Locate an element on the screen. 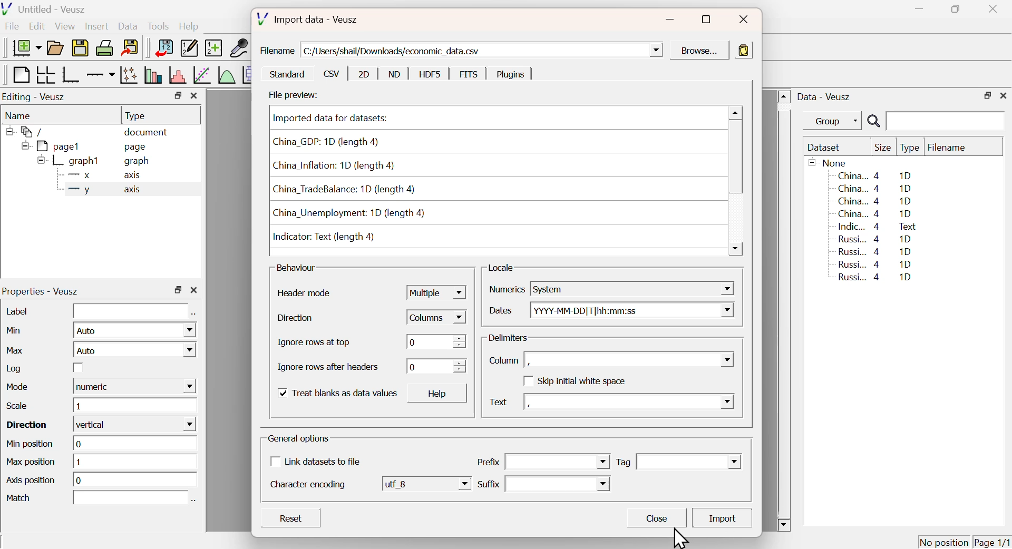 The height and width of the screenshot is (549, 1012). Search is located at coordinates (873, 122).